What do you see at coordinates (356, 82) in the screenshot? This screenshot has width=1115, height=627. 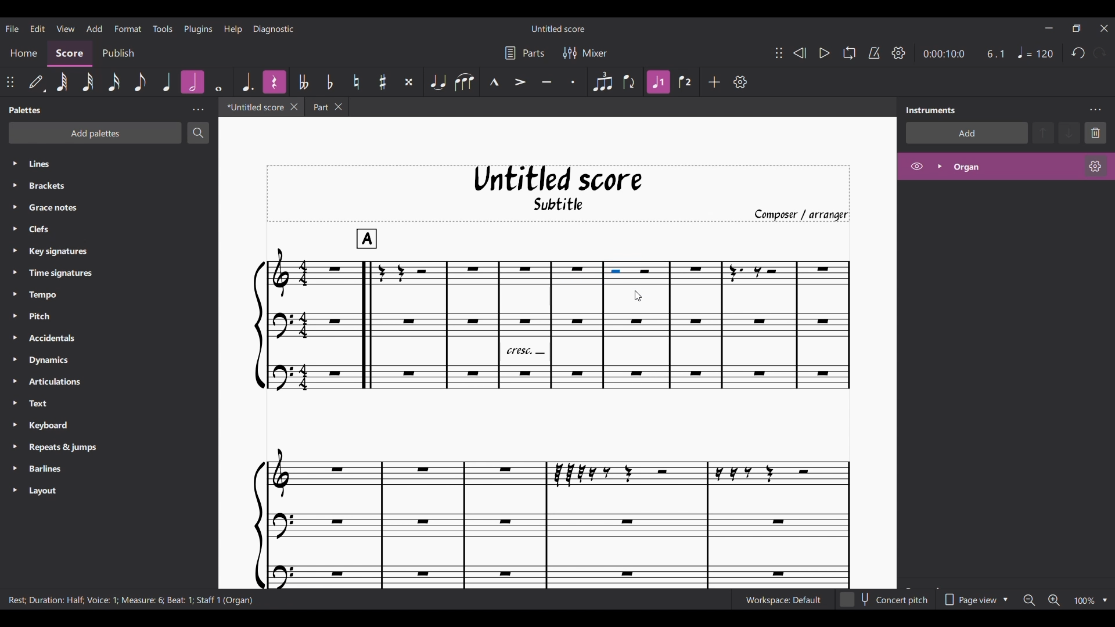 I see `Toggle natural` at bounding box center [356, 82].